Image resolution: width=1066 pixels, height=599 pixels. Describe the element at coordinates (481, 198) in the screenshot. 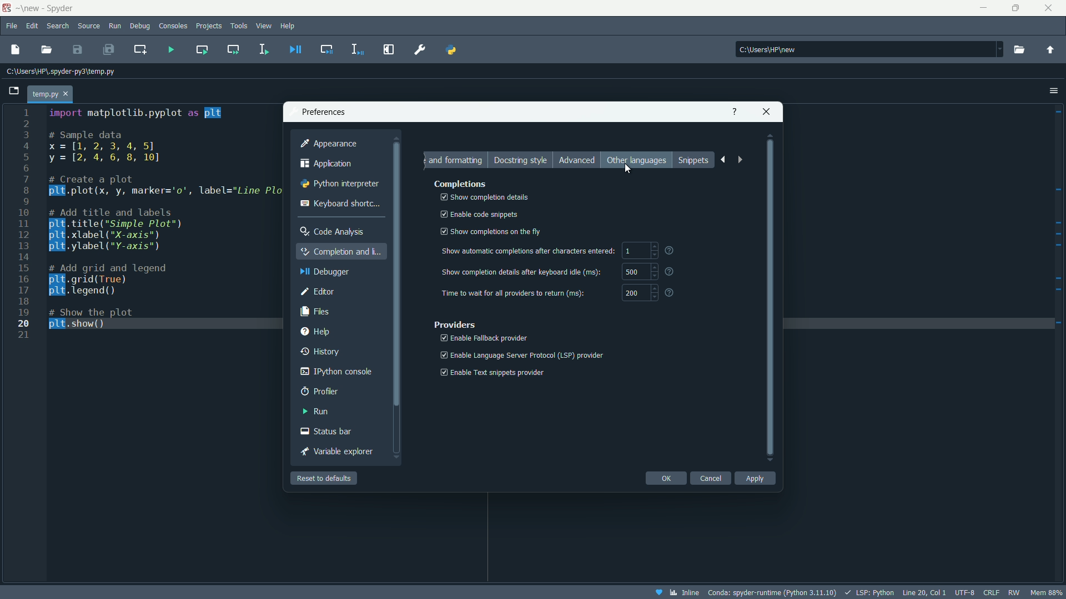

I see `show completion details` at that location.